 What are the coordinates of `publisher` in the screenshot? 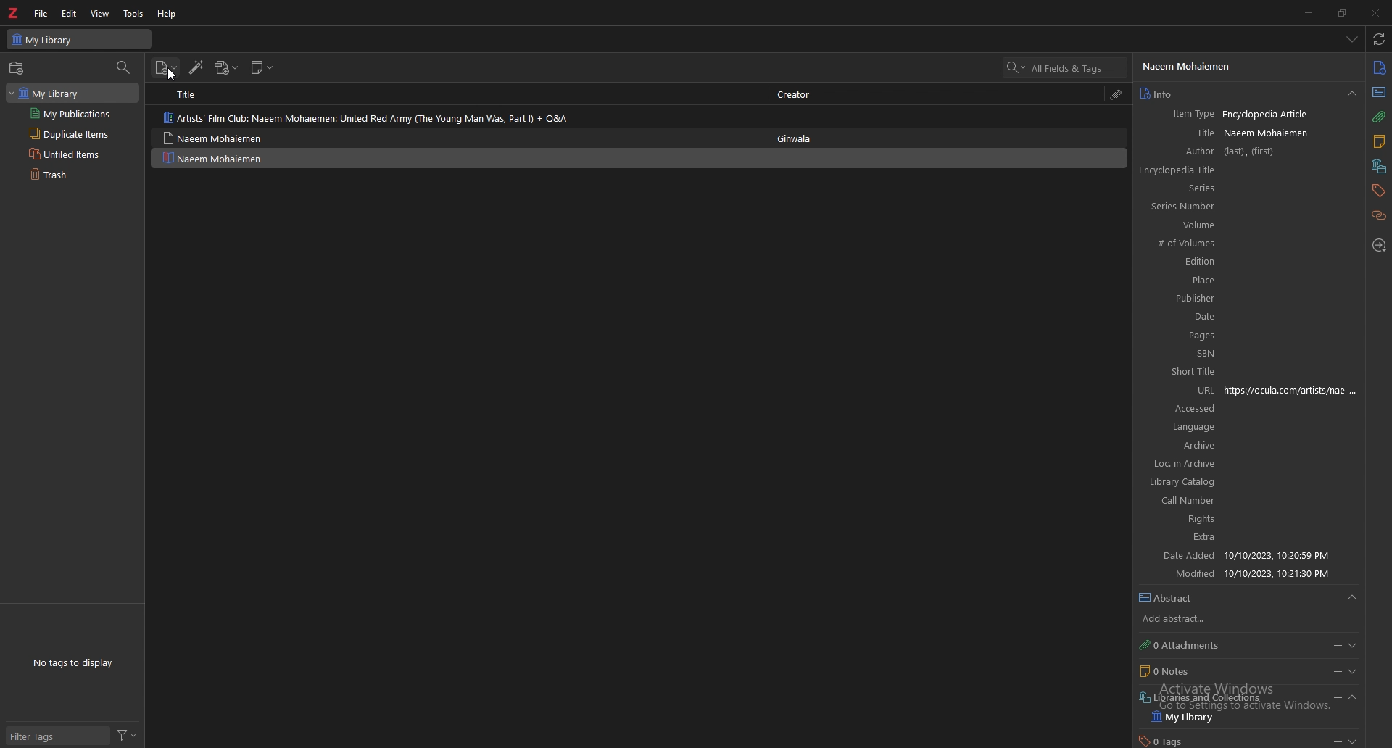 It's located at (1177, 299).